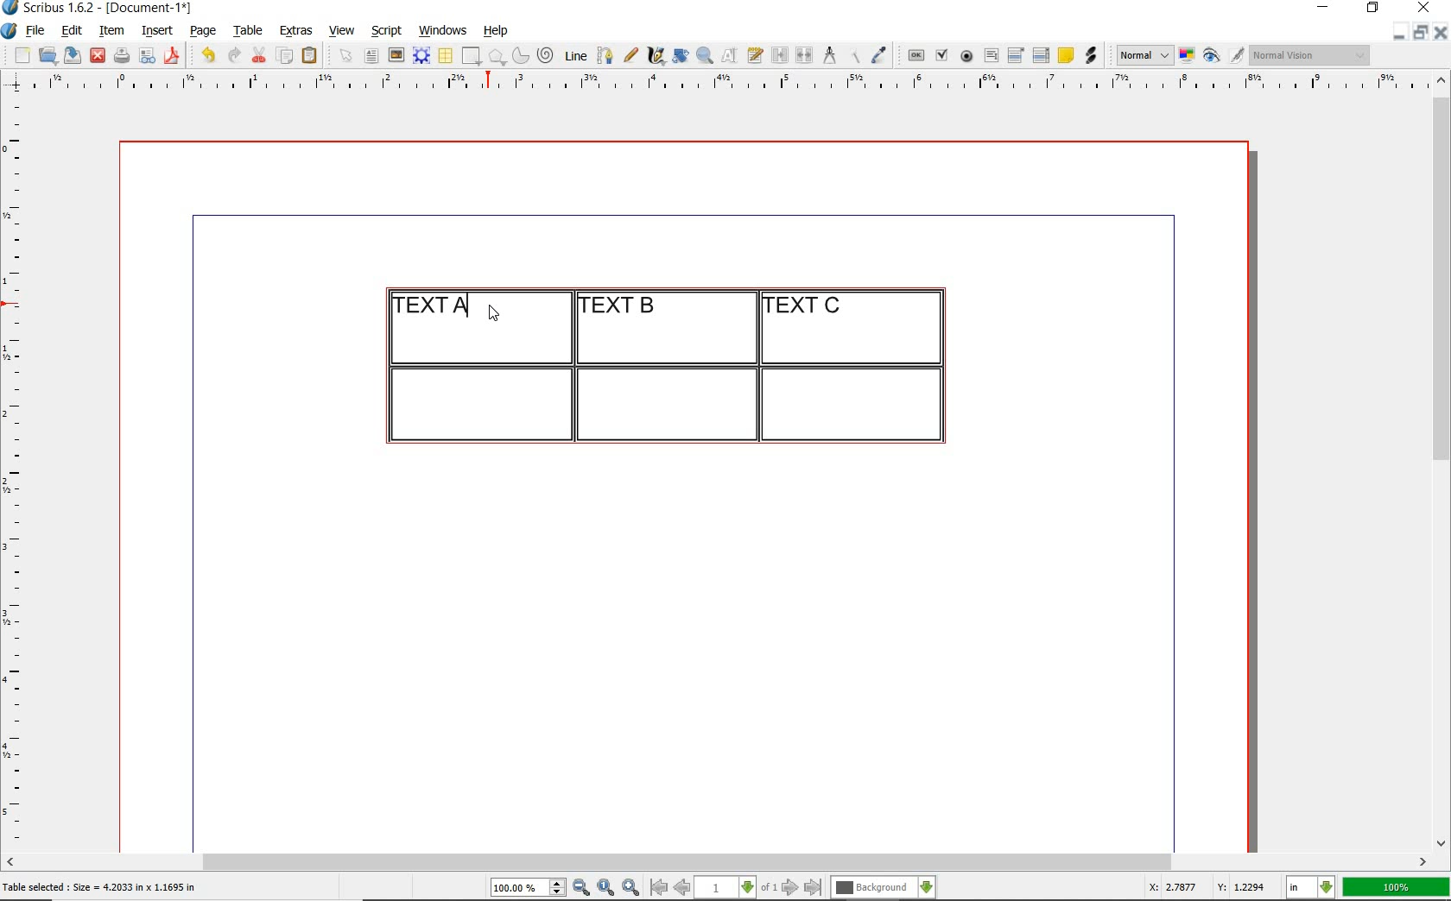  What do you see at coordinates (681, 55) in the screenshot?
I see `rotate item` at bounding box center [681, 55].